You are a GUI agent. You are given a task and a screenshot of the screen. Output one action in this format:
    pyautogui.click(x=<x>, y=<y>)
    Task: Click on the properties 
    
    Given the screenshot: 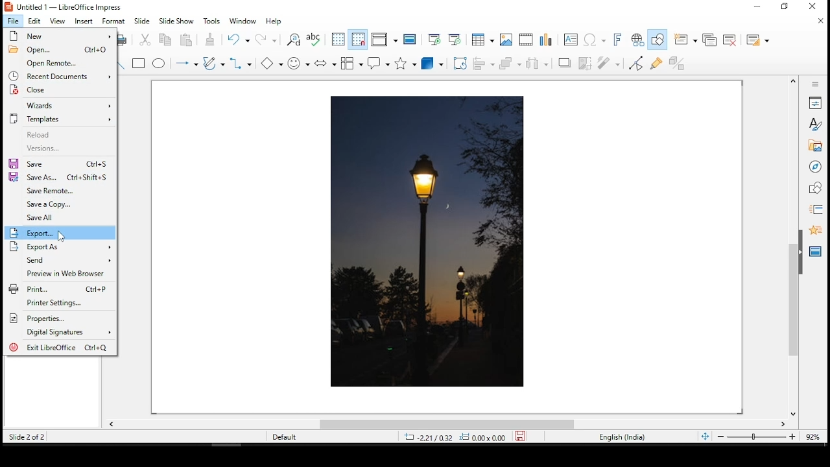 What is the action you would take?
    pyautogui.click(x=815, y=102)
    